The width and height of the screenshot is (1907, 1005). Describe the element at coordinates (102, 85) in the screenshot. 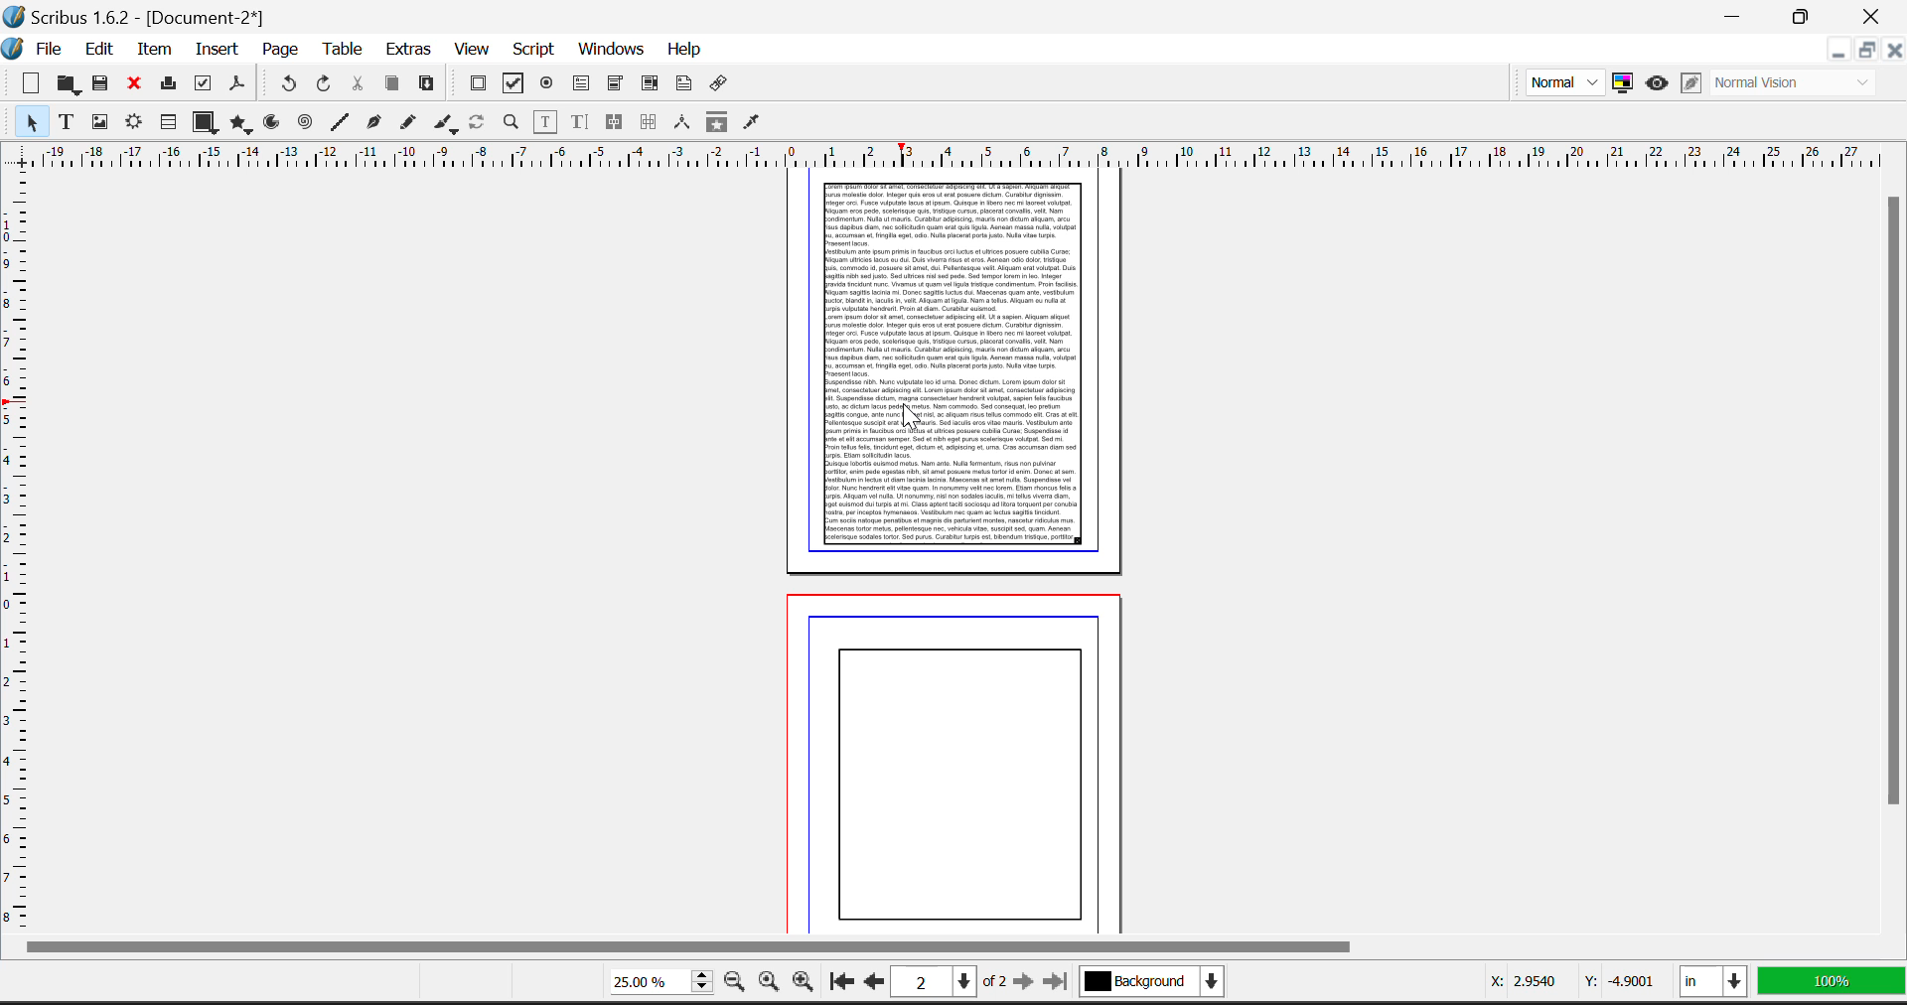

I see `Save` at that location.